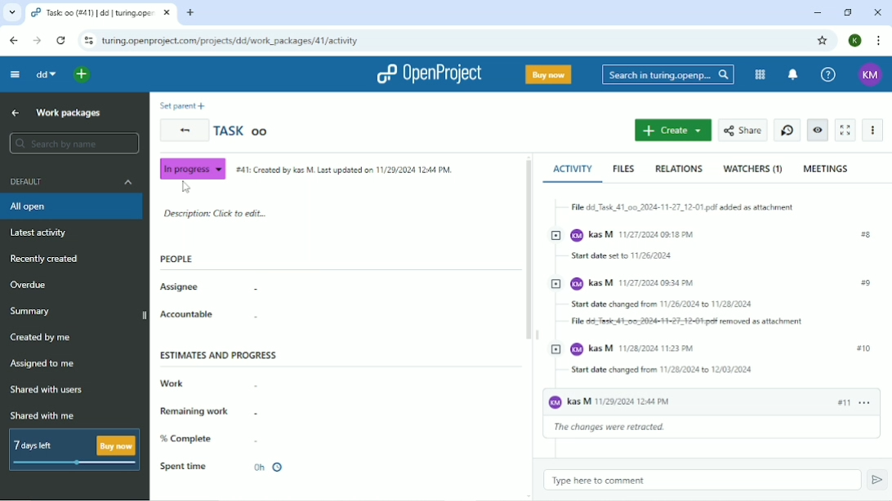 Image resolution: width=892 pixels, height=501 pixels. Describe the element at coordinates (45, 259) in the screenshot. I see `Recently created` at that location.